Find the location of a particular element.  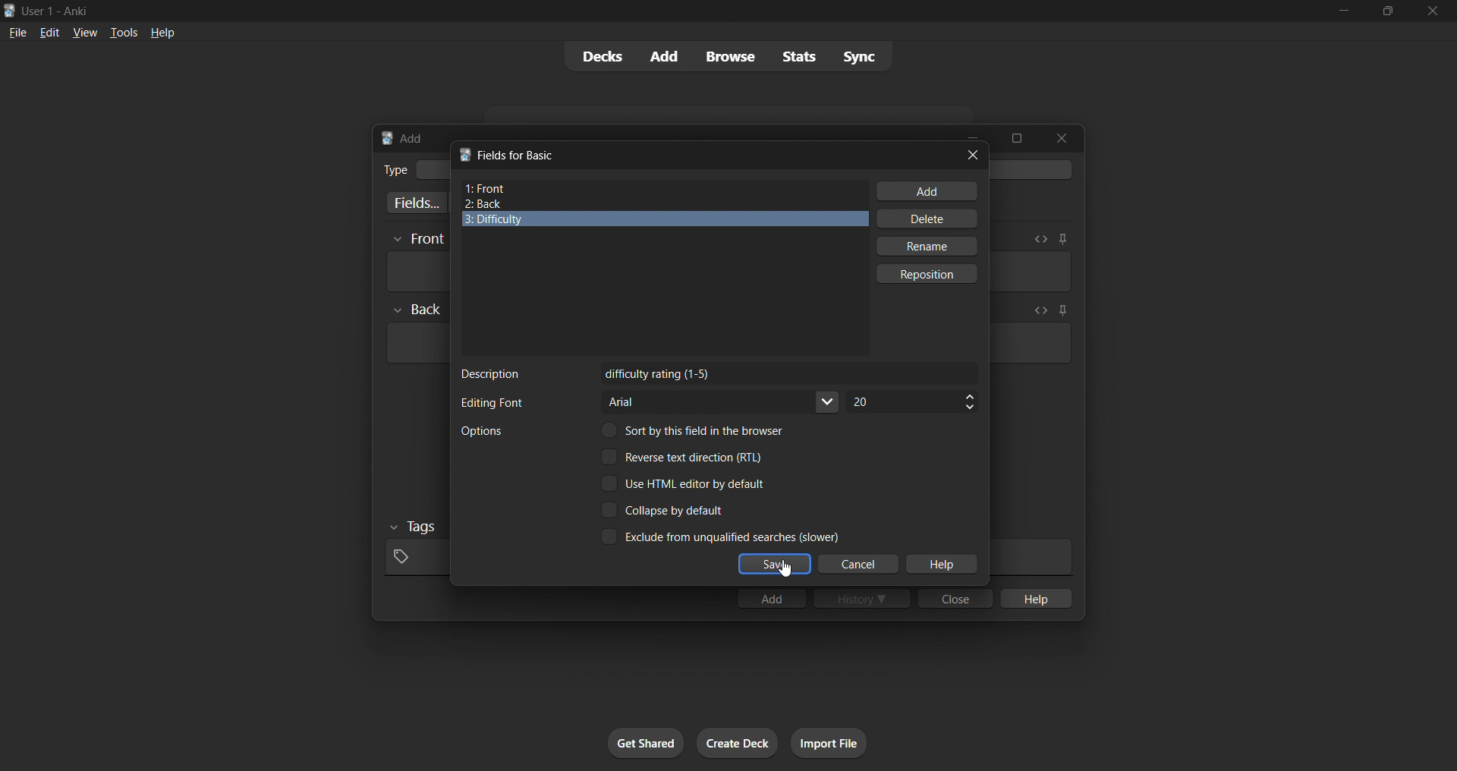

 is located at coordinates (414, 527).